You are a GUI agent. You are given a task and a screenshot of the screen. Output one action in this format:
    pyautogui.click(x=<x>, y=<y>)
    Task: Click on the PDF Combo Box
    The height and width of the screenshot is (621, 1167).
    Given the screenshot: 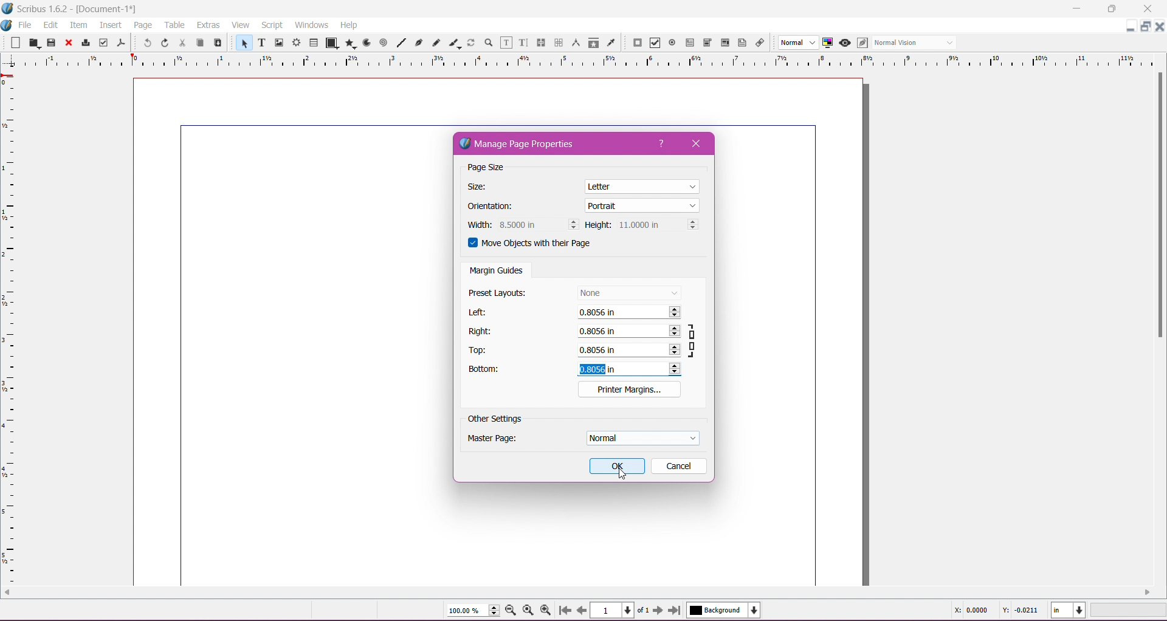 What is the action you would take?
    pyautogui.click(x=708, y=43)
    